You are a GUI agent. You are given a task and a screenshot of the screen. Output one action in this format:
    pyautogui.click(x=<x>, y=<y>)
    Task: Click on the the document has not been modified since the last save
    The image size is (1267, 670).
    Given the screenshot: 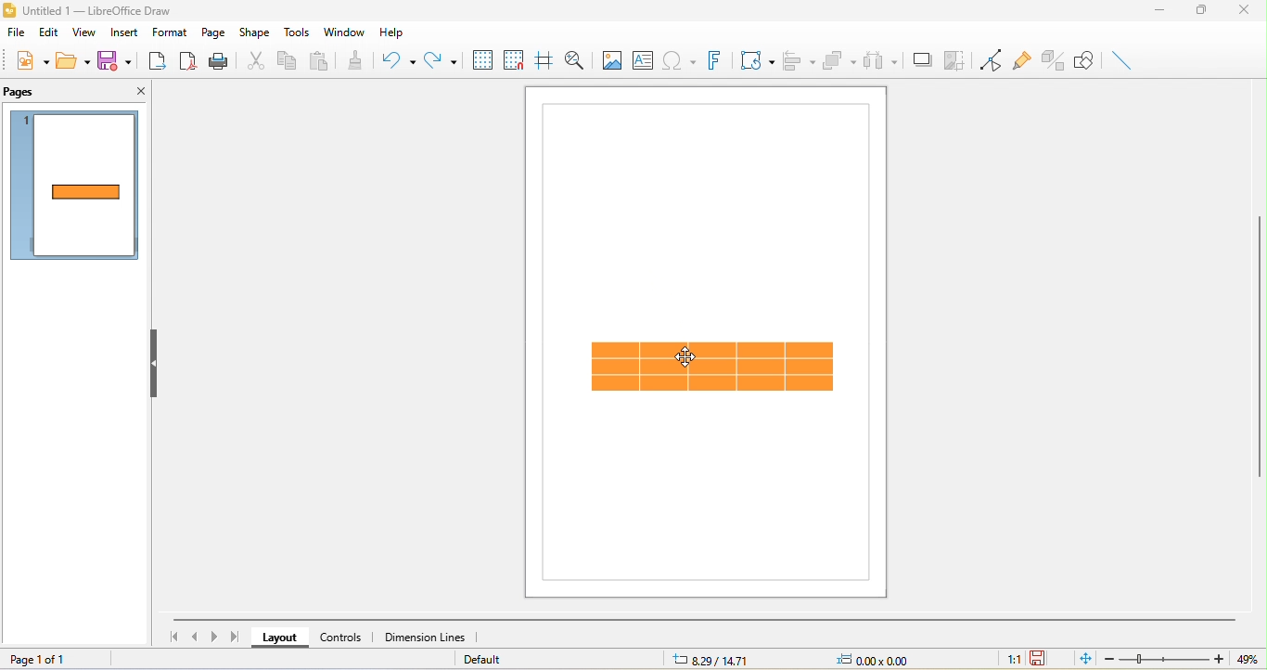 What is the action you would take?
    pyautogui.click(x=1046, y=658)
    